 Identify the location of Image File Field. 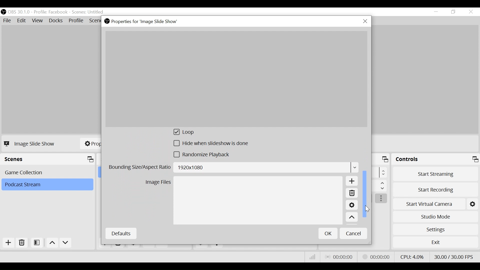
(258, 200).